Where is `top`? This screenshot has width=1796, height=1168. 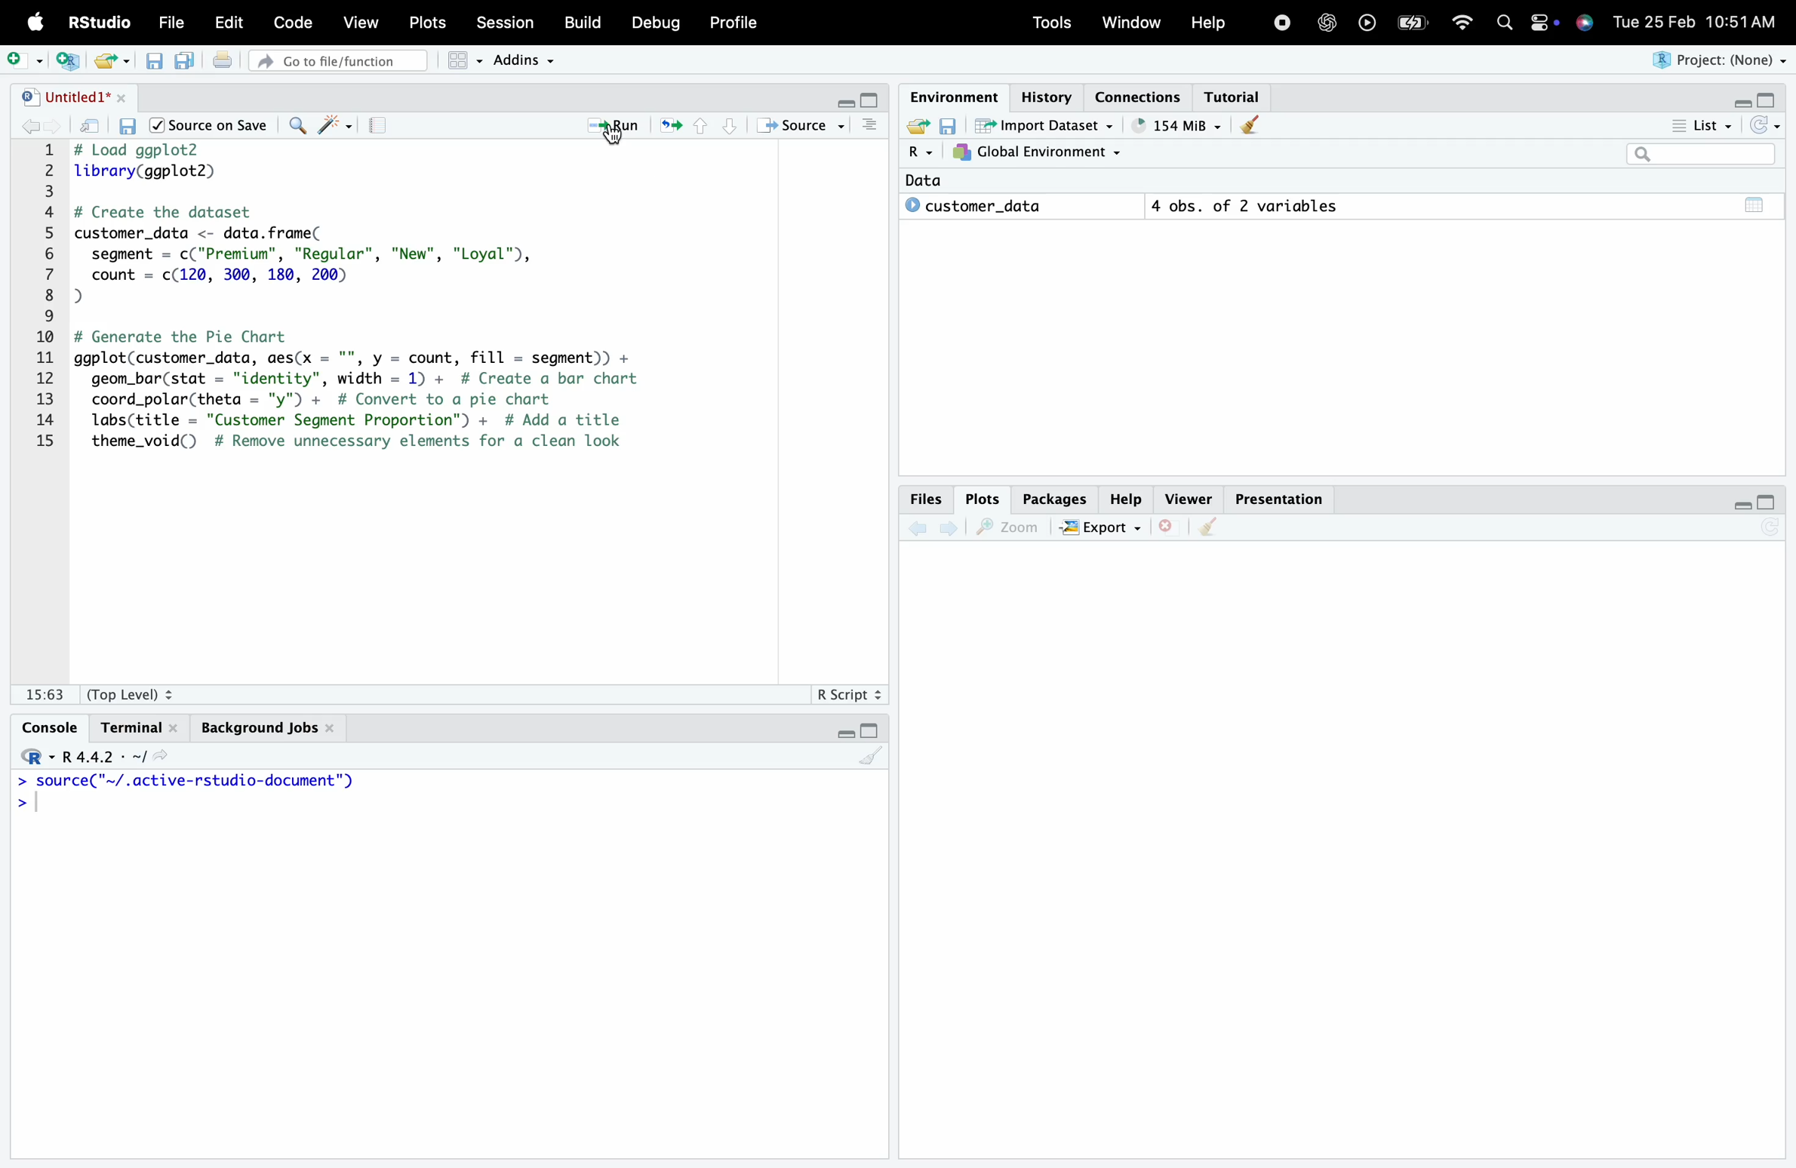
top is located at coordinates (697, 130).